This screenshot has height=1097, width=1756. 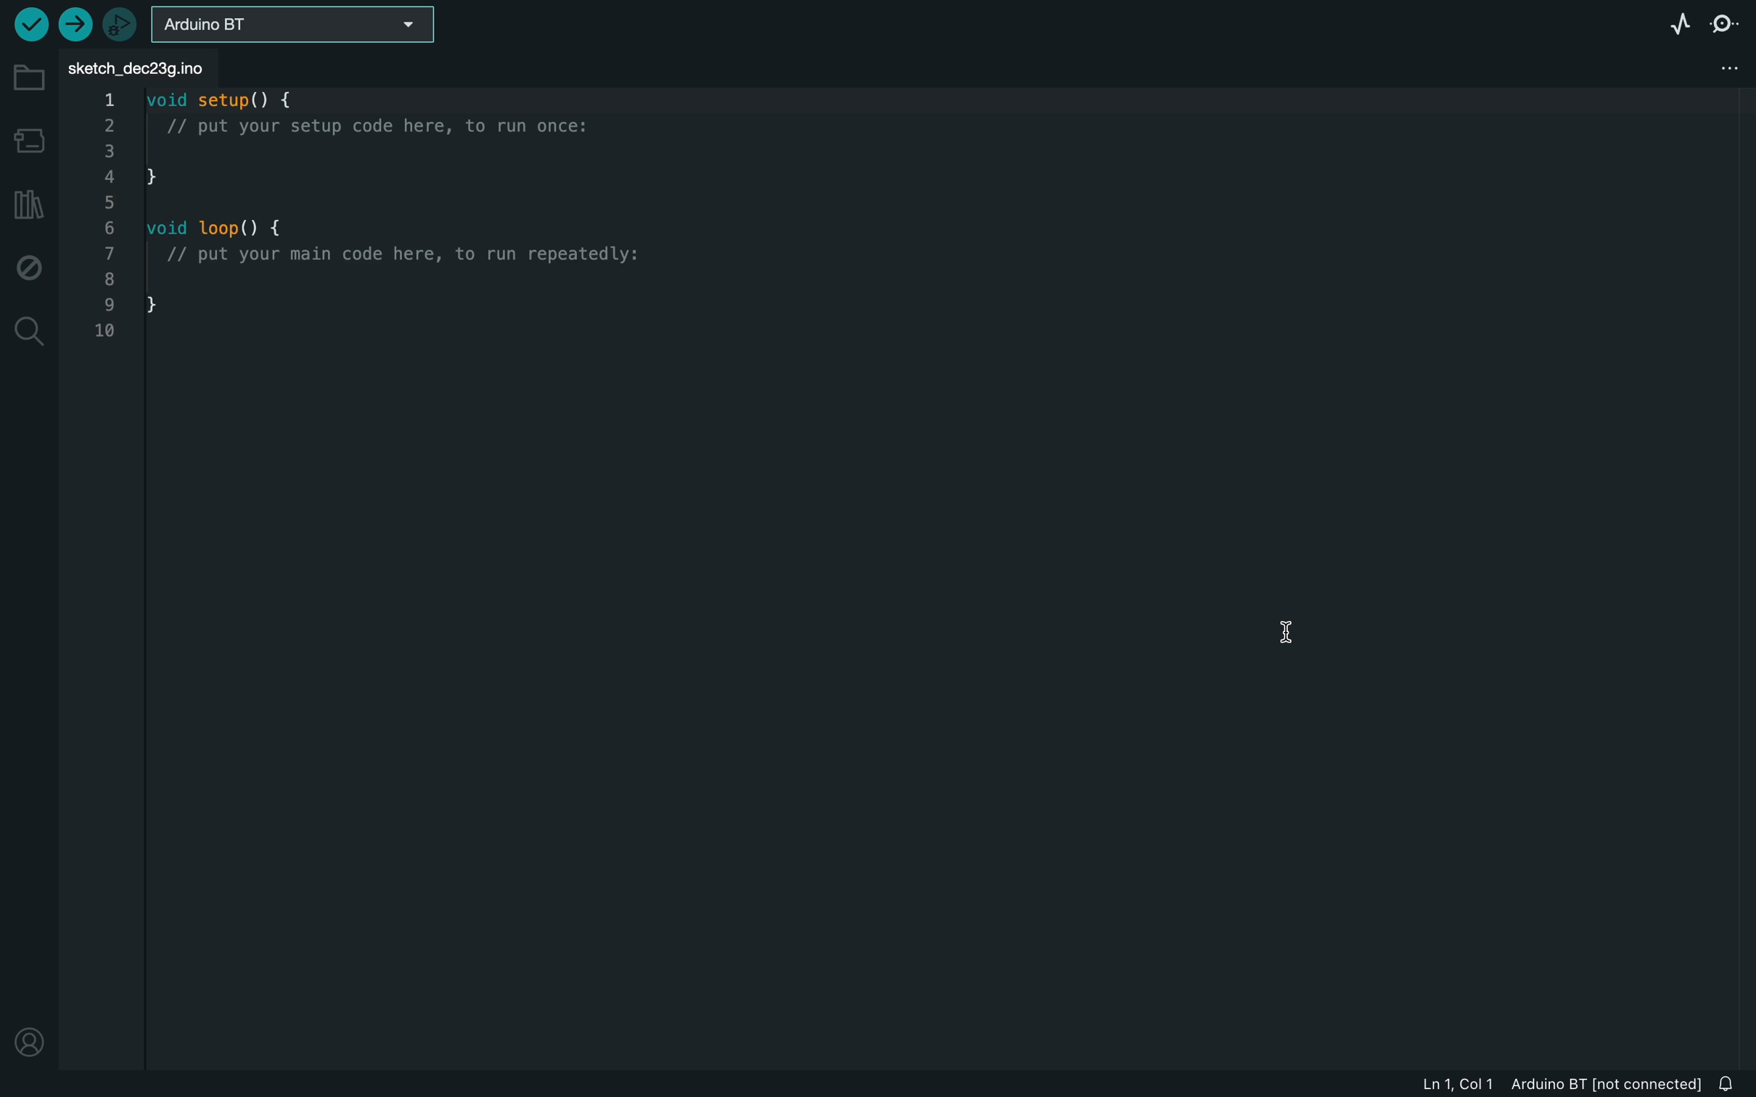 I want to click on file tab, so click(x=141, y=66).